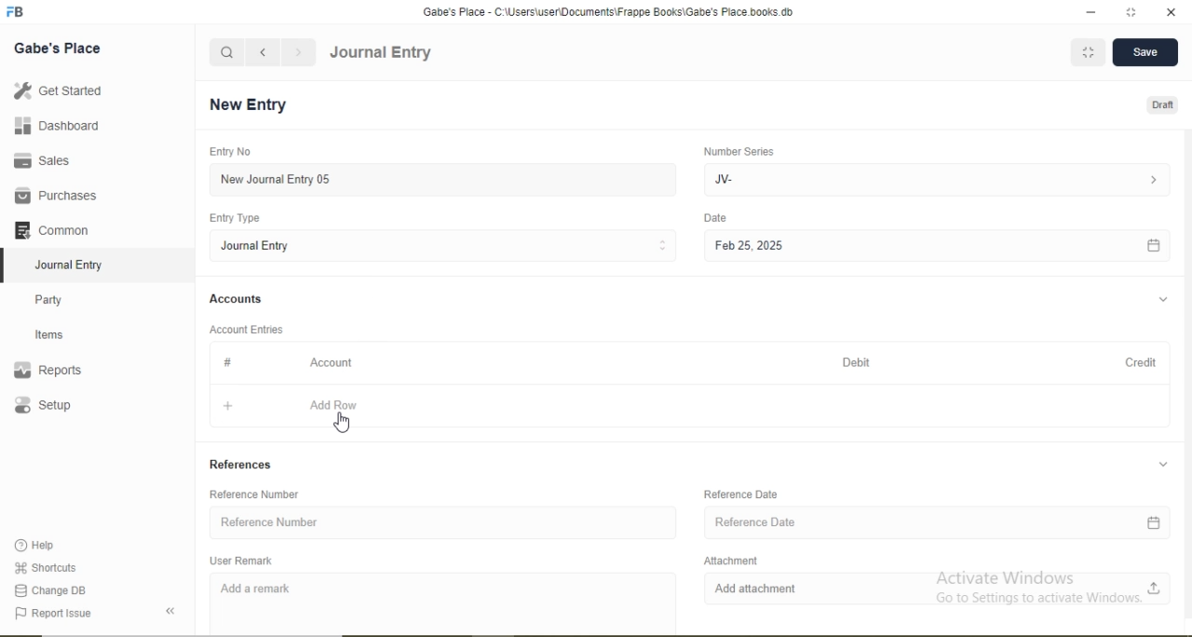 Image resolution: width=1192 pixels, height=637 pixels. I want to click on MINIMIZE WINDOW, so click(1086, 52).